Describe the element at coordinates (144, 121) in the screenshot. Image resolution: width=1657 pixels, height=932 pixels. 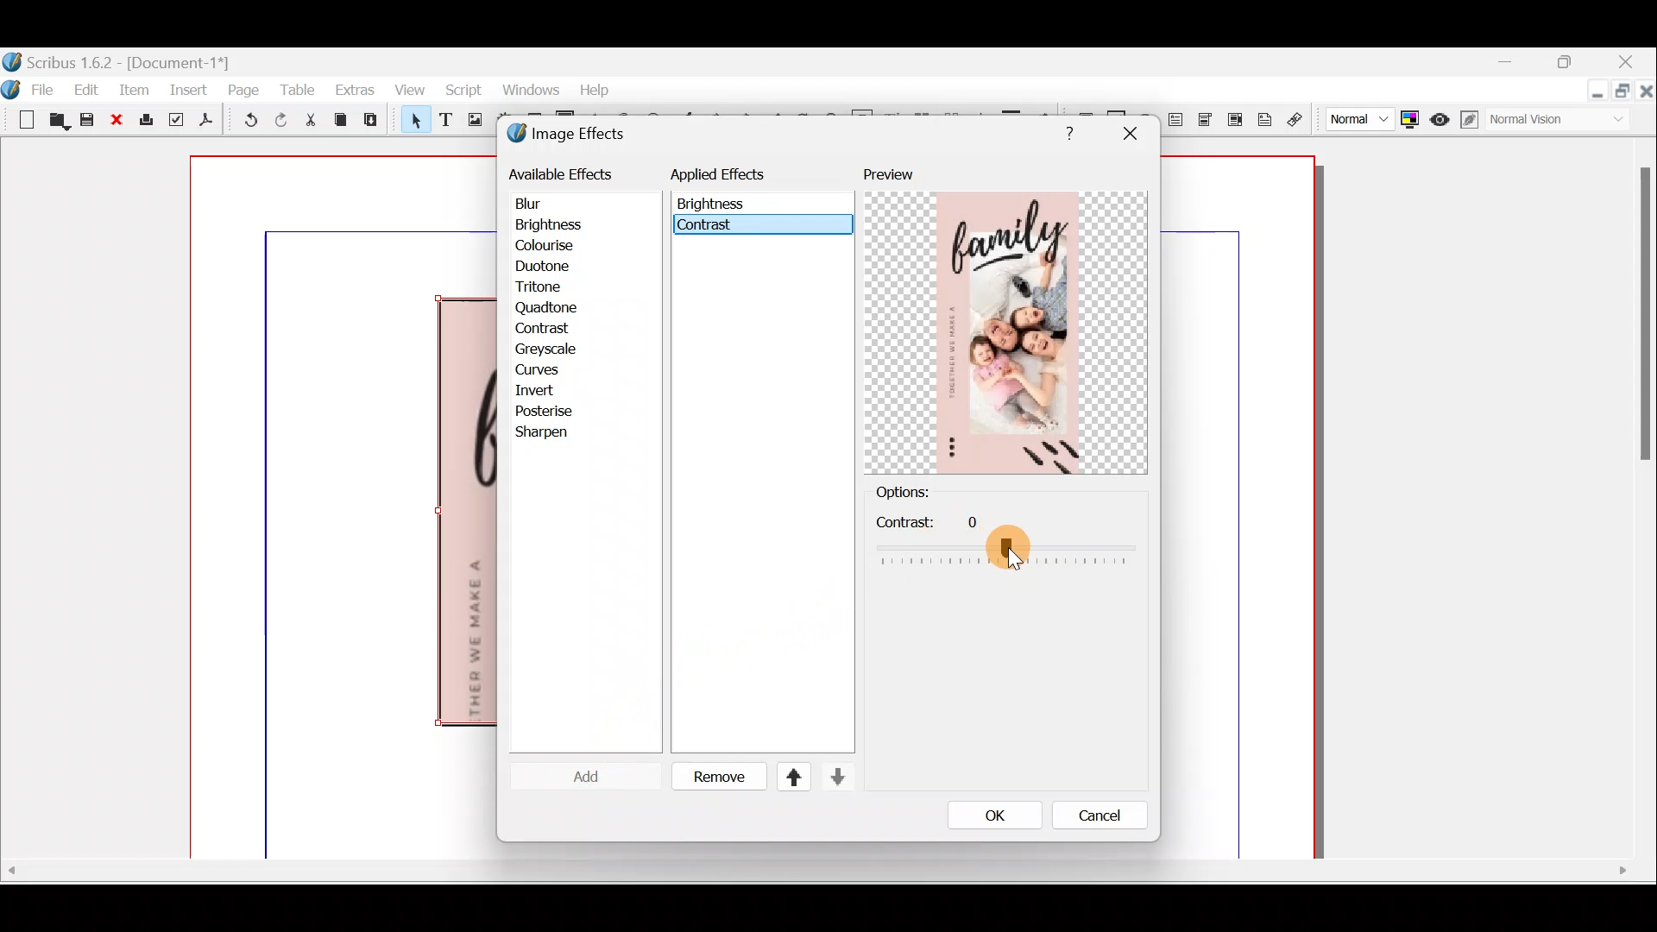
I see `Print` at that location.